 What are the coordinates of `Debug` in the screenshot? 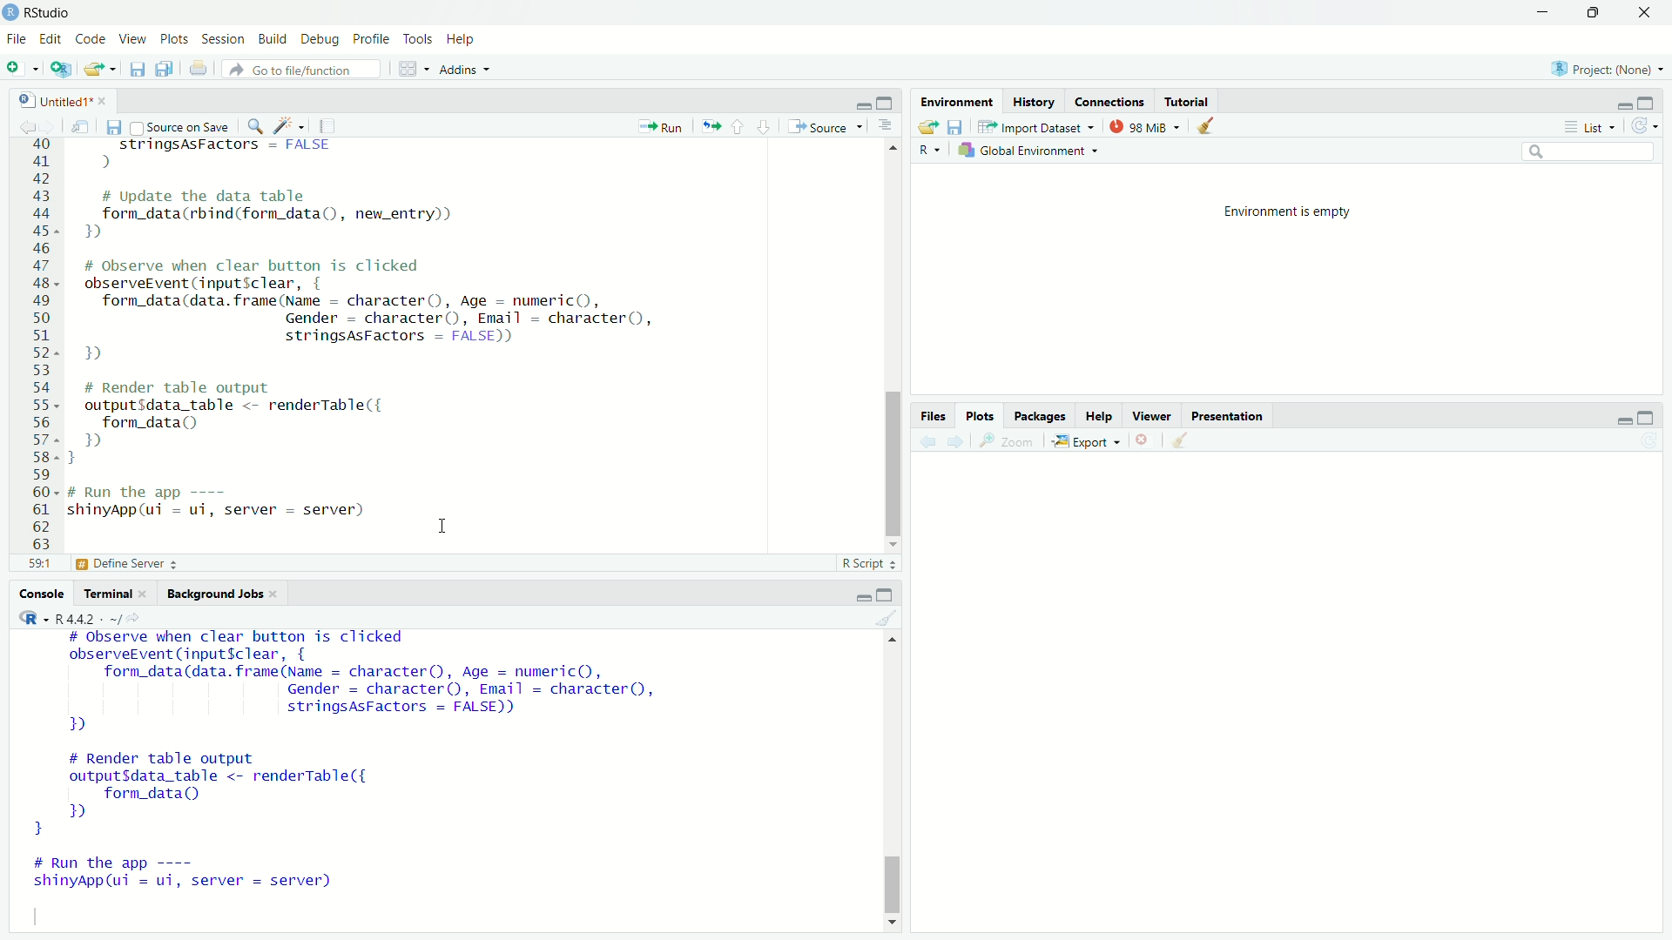 It's located at (320, 39).